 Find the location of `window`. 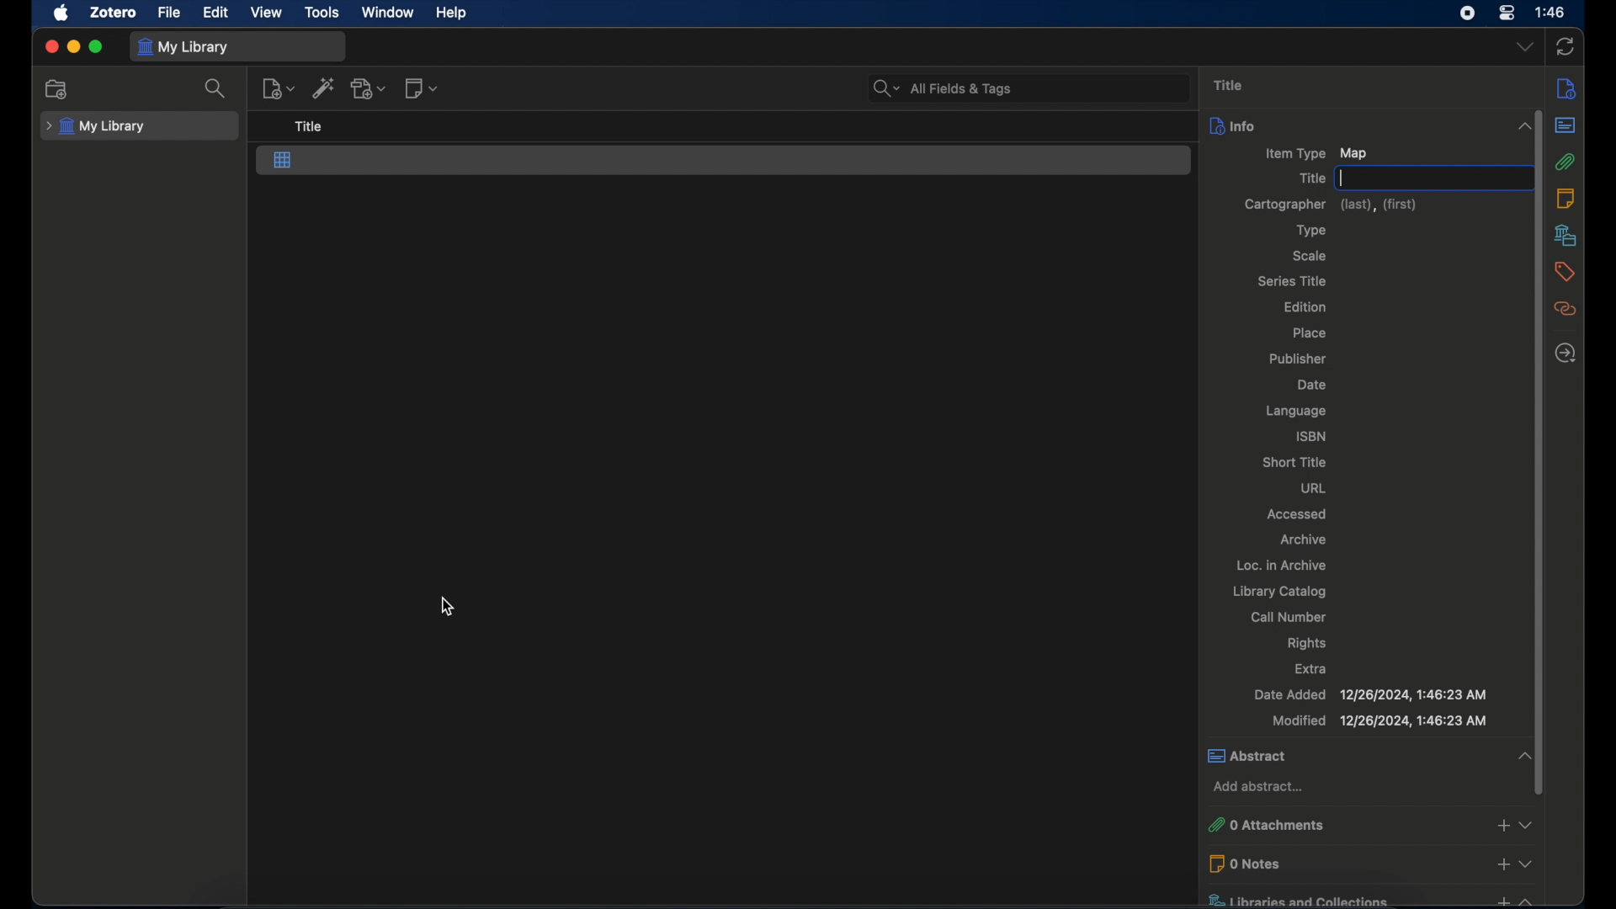

window is located at coordinates (388, 11).